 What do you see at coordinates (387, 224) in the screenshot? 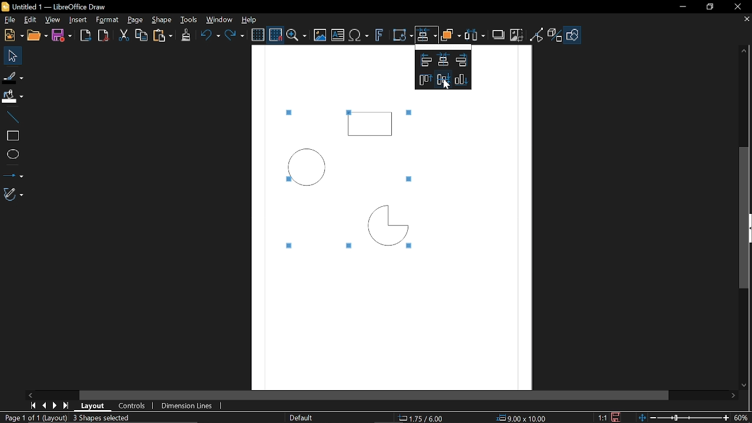
I see `Quarter Circle` at bounding box center [387, 224].